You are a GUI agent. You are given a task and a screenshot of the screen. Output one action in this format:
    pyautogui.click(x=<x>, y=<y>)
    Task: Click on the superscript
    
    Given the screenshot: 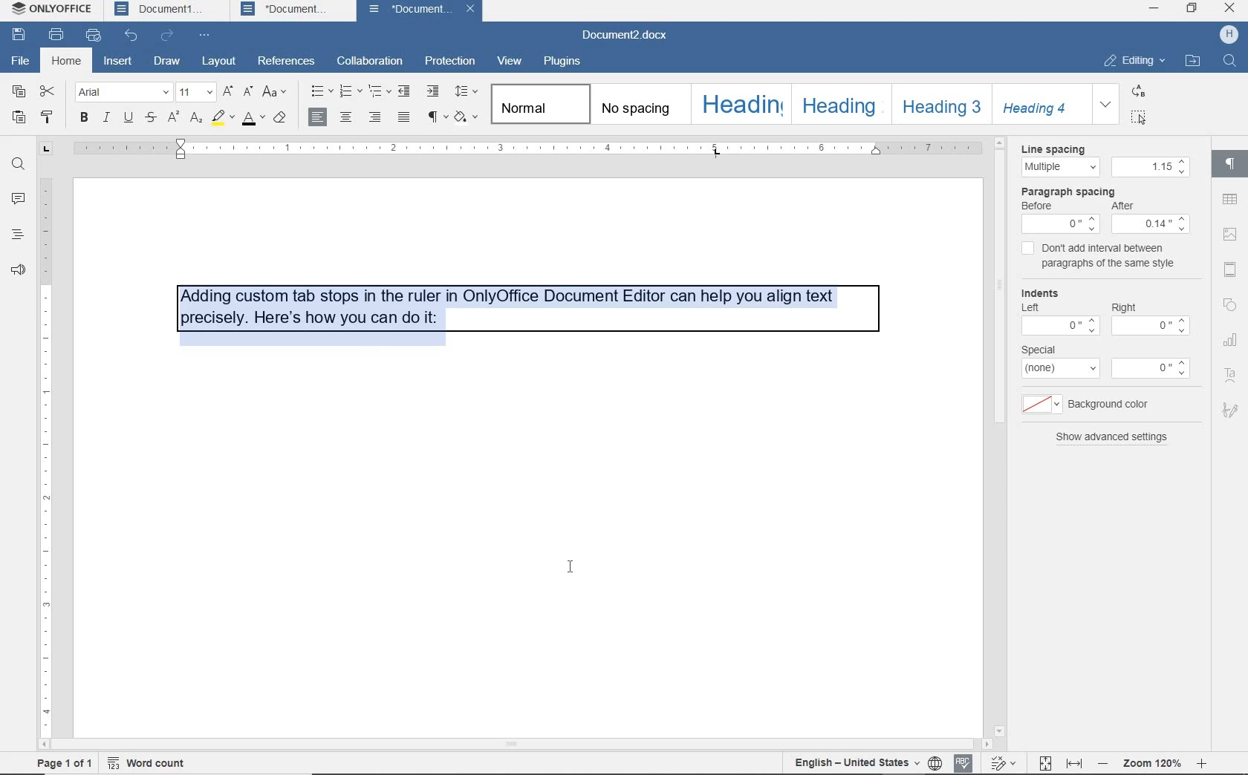 What is the action you would take?
    pyautogui.click(x=175, y=117)
    